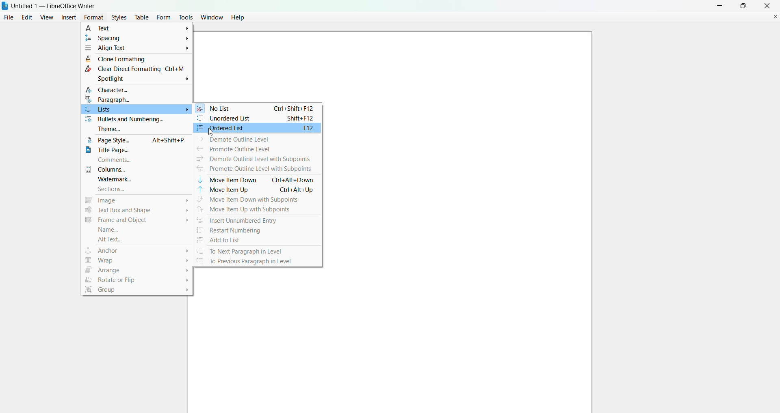 The image size is (780, 413). I want to click on window, so click(212, 17).